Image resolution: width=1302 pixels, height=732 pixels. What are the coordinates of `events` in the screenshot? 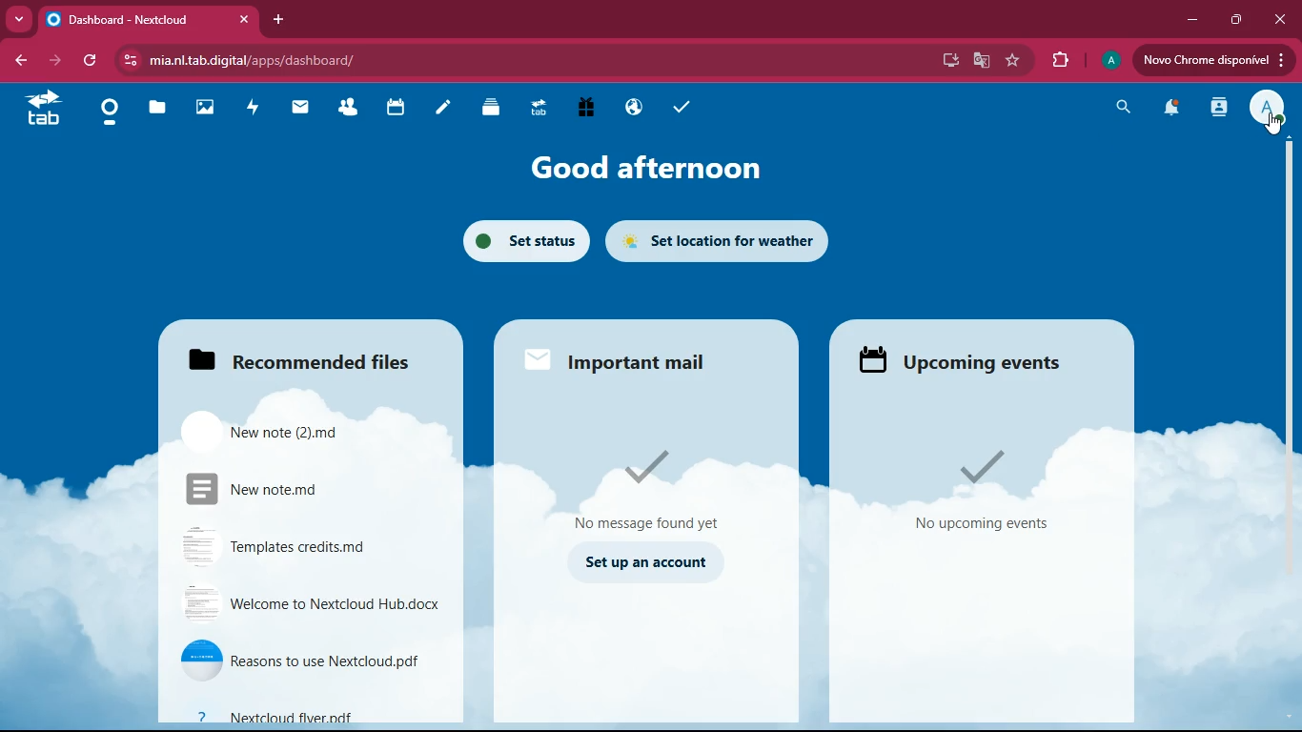 It's located at (987, 493).